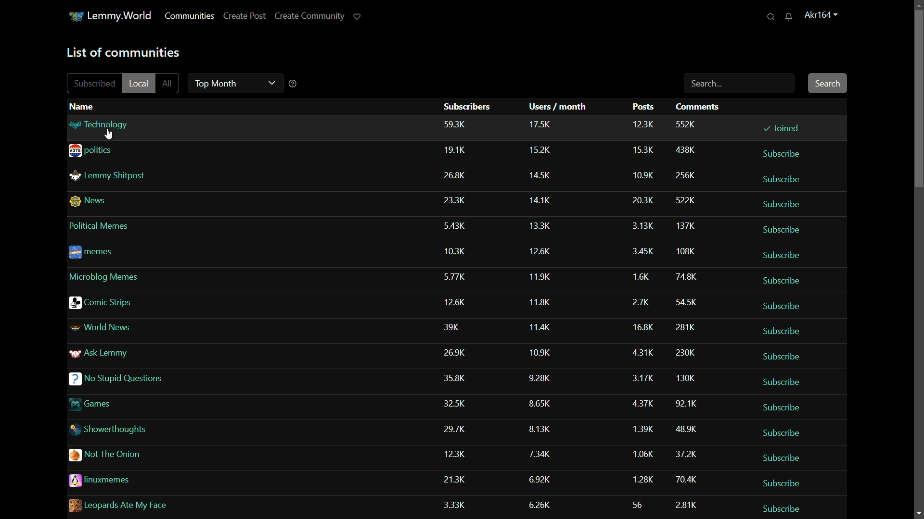  What do you see at coordinates (101, 249) in the screenshot?
I see `communities name` at bounding box center [101, 249].